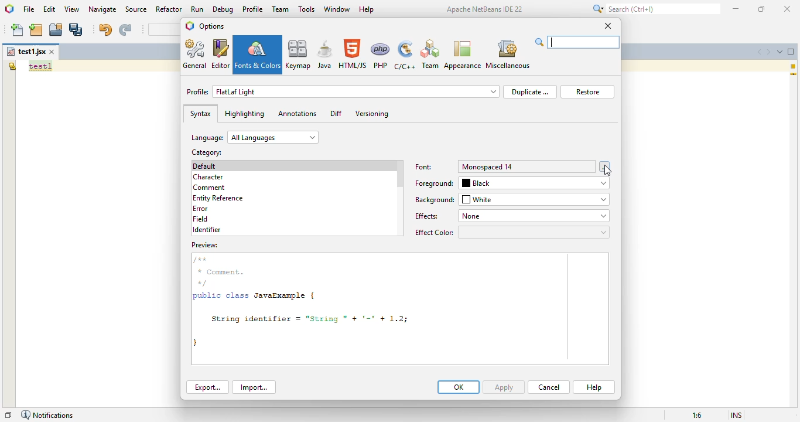 Image resolution: width=800 pixels, height=422 pixels. What do you see at coordinates (308, 319) in the screenshot?
I see `String identifier = "String " + '-' + 1.2;` at bounding box center [308, 319].